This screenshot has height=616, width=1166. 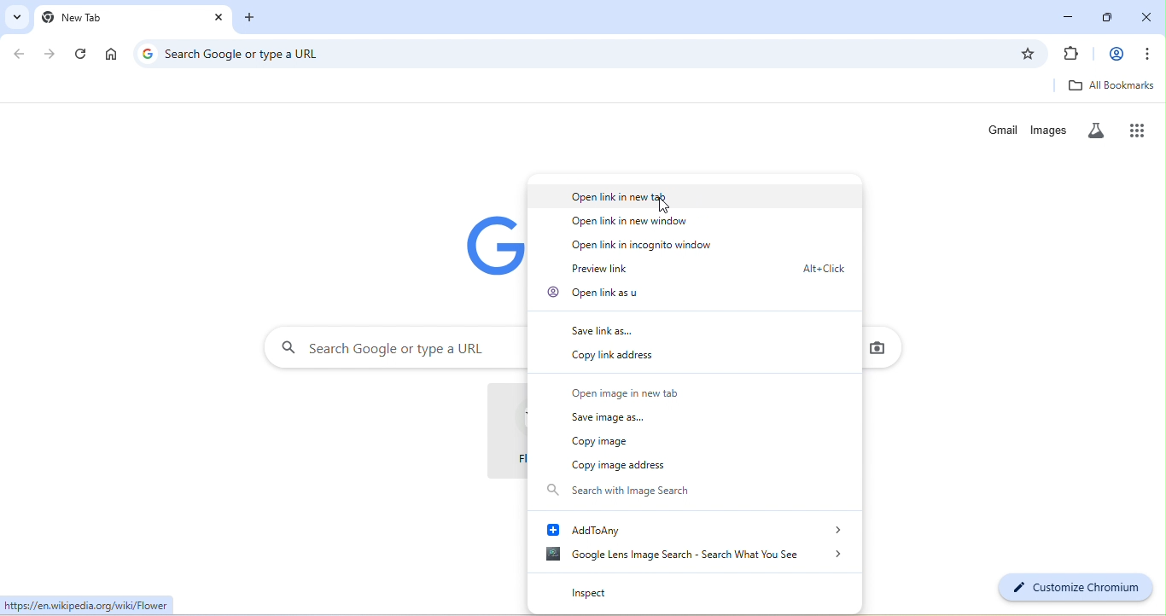 What do you see at coordinates (637, 221) in the screenshot?
I see `open link in new window` at bounding box center [637, 221].